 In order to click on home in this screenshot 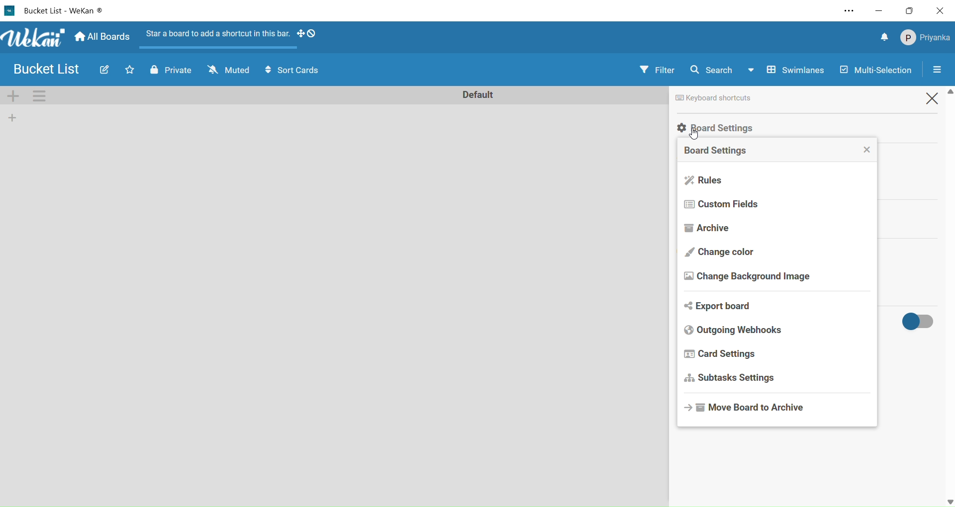, I will do `click(103, 37)`.